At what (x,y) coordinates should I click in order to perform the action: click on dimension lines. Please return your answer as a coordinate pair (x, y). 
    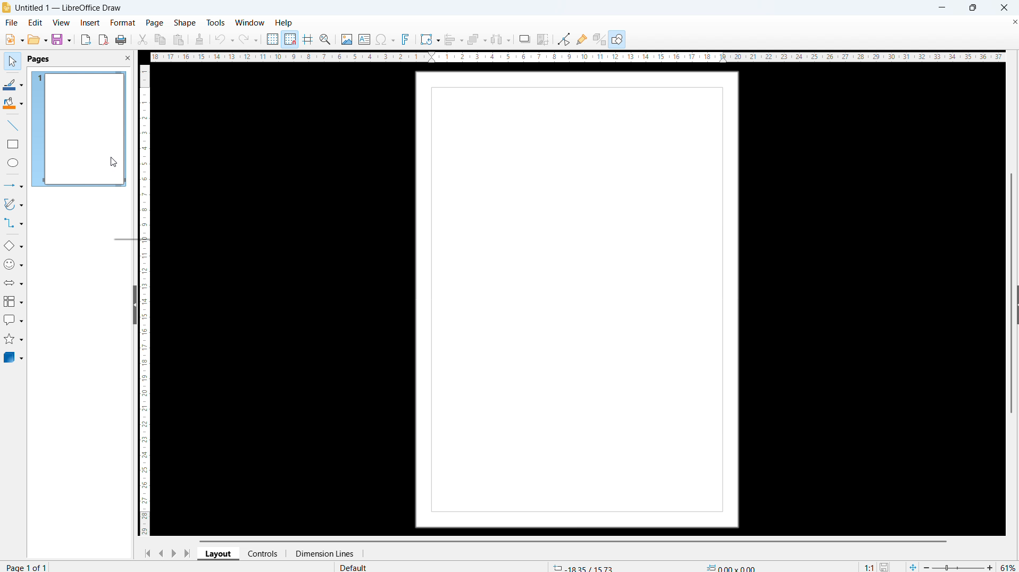
    Looking at the image, I should click on (321, 554).